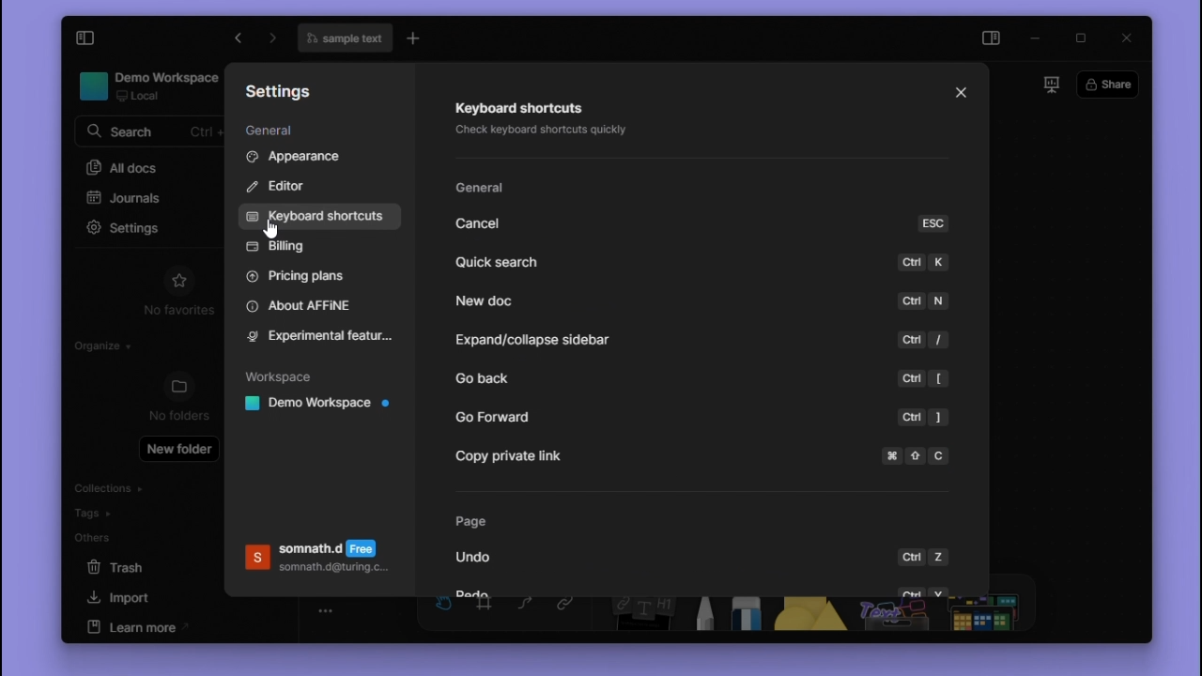 This screenshot has width=1202, height=676. Describe the element at coordinates (497, 264) in the screenshot. I see `Quick search` at that location.